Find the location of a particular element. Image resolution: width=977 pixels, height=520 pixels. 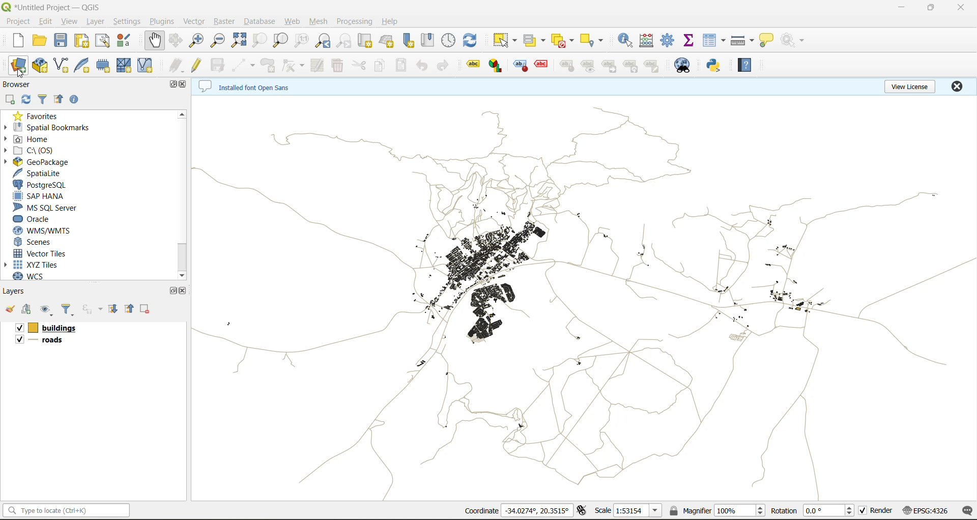

label tool is located at coordinates (611, 66).